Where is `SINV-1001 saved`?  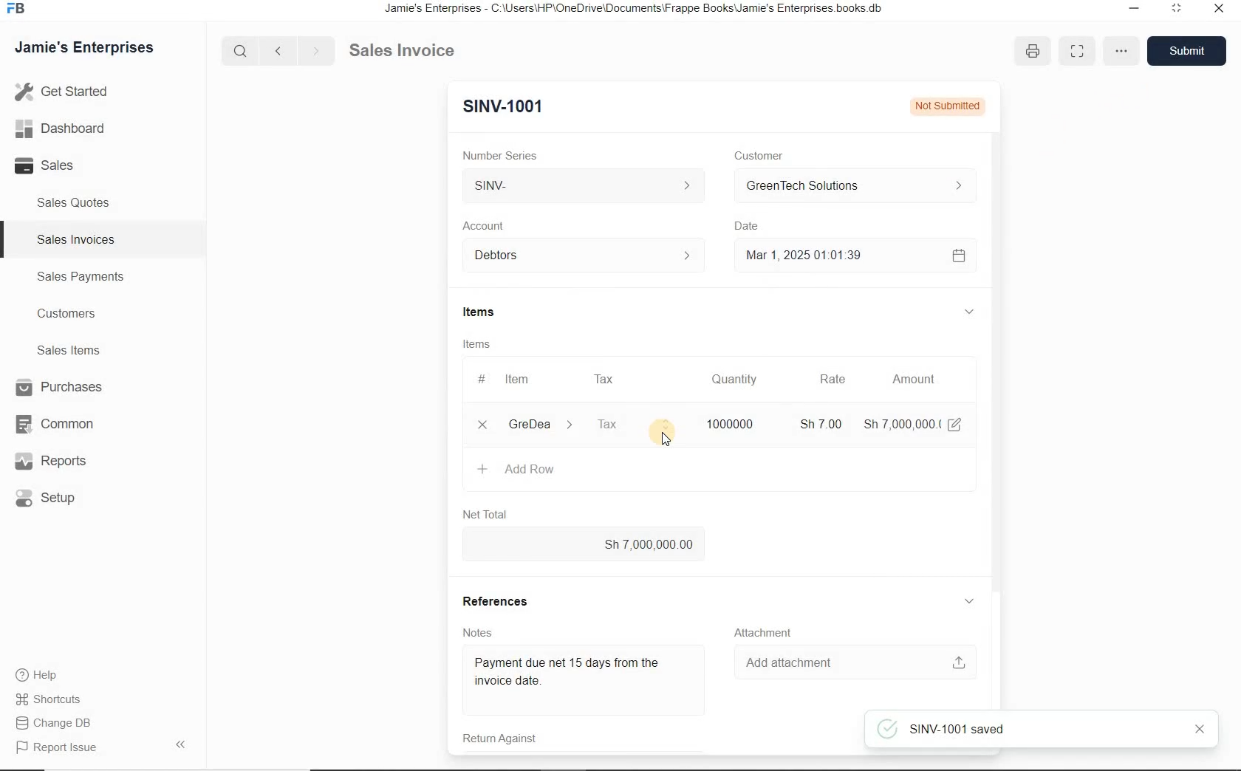
SINV-1001 saved is located at coordinates (1036, 730).